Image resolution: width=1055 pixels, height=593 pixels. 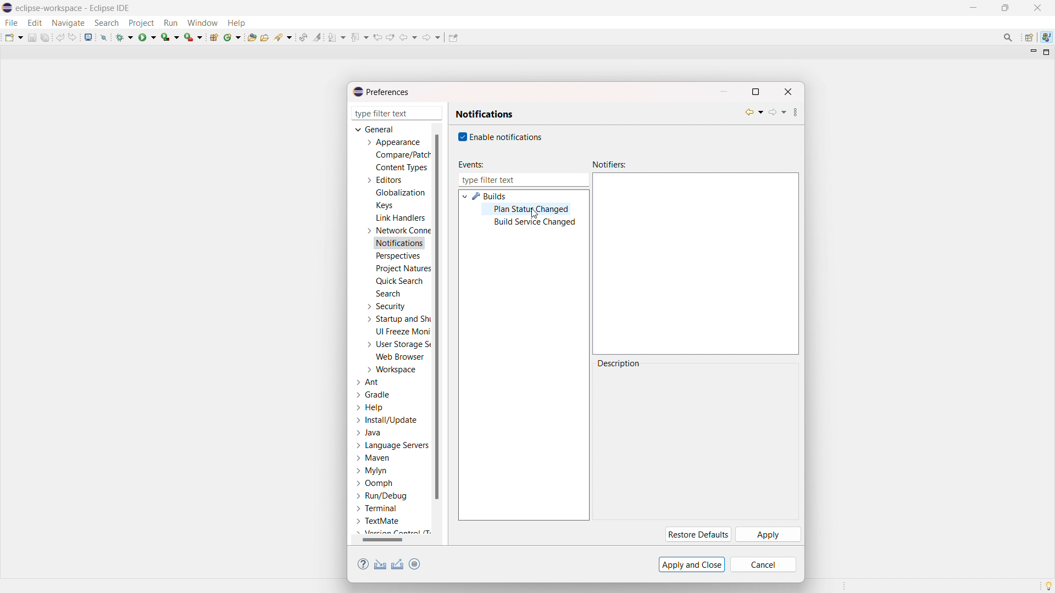 I want to click on save, so click(x=32, y=37).